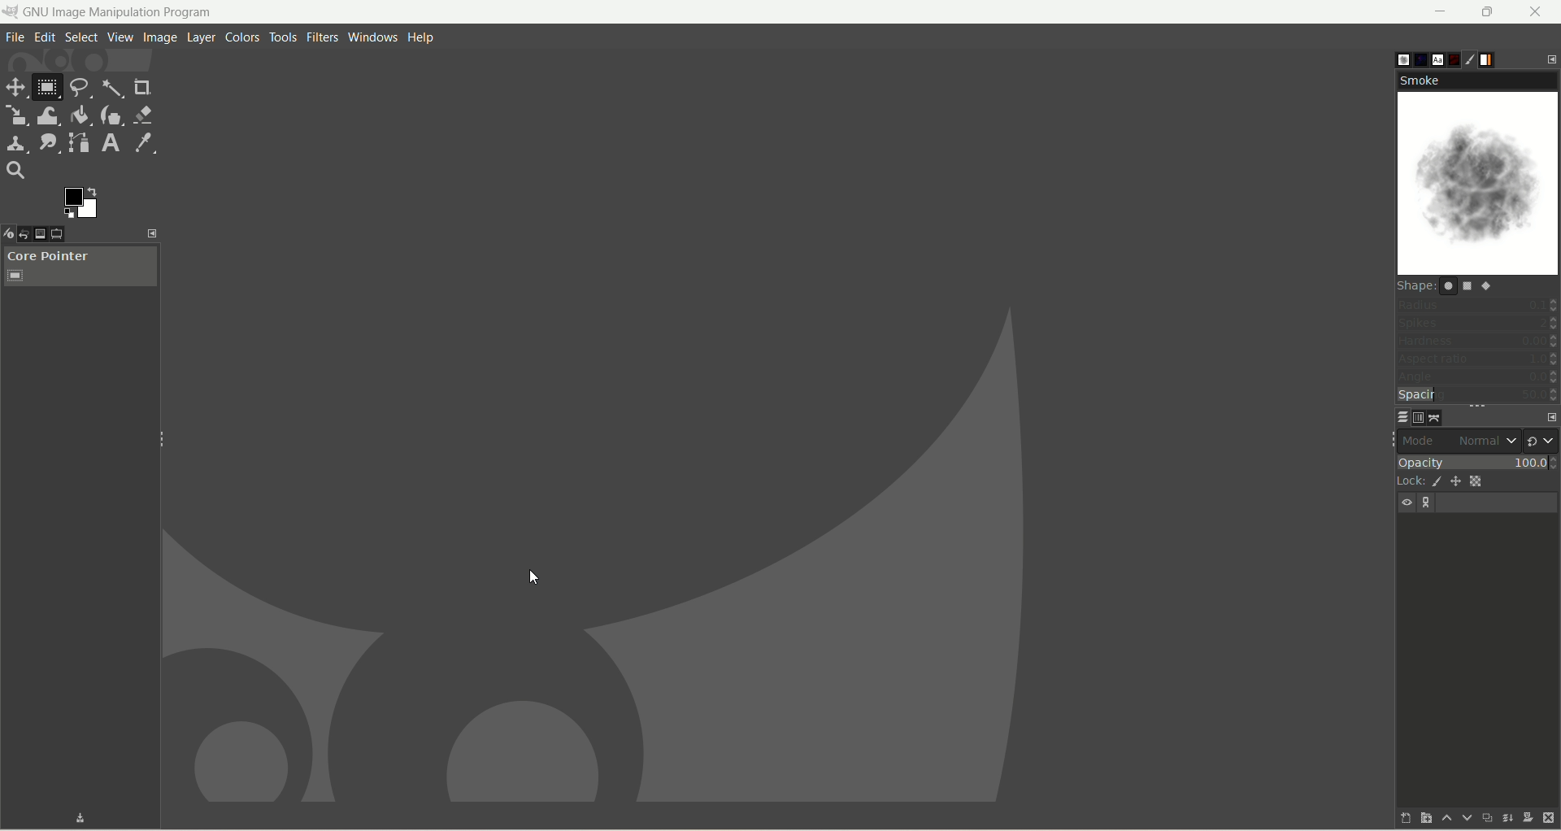 The image size is (1561, 831). What do you see at coordinates (199, 38) in the screenshot?
I see `layer` at bounding box center [199, 38].